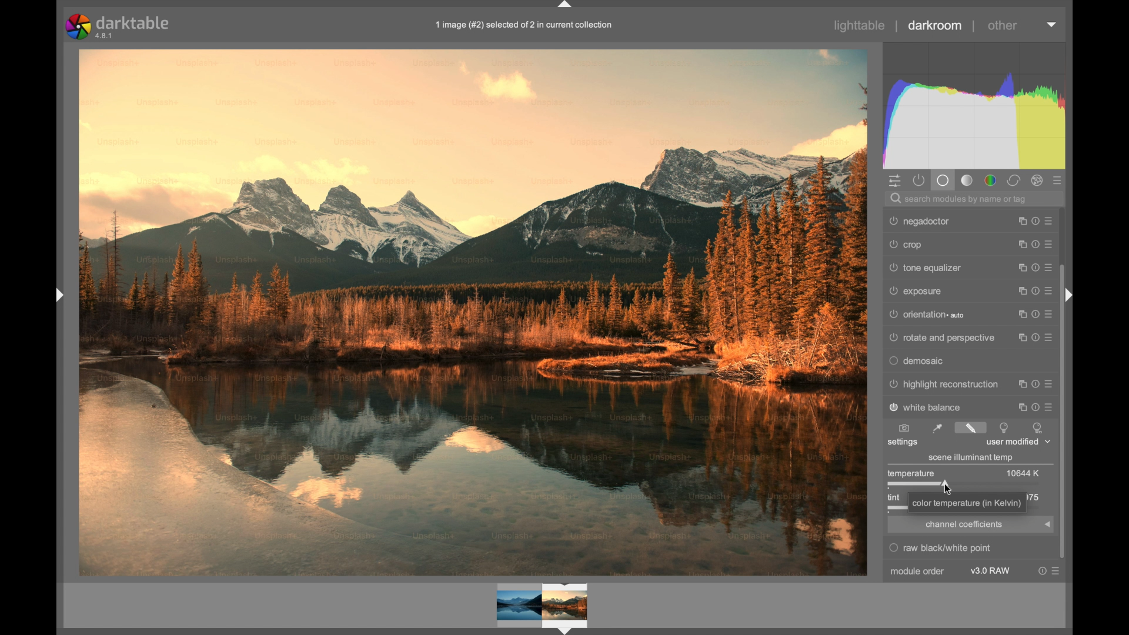  What do you see at coordinates (968, 502) in the screenshot?
I see `color temperature (in Kelvin)` at bounding box center [968, 502].